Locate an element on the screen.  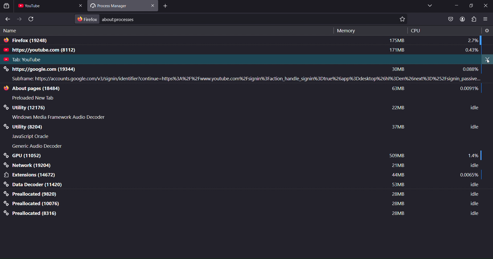
kill is located at coordinates (487, 59).